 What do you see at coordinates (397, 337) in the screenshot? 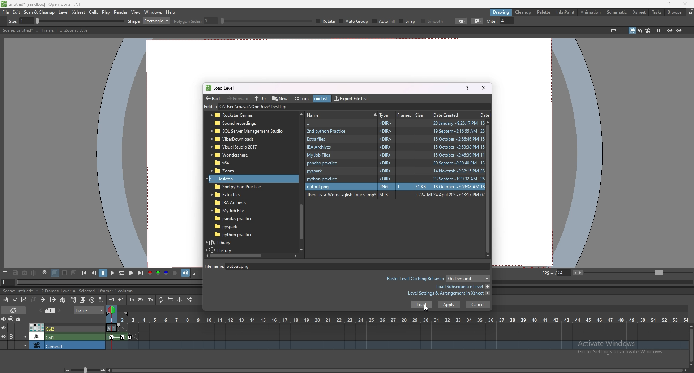
I see `timeline` at bounding box center [397, 337].